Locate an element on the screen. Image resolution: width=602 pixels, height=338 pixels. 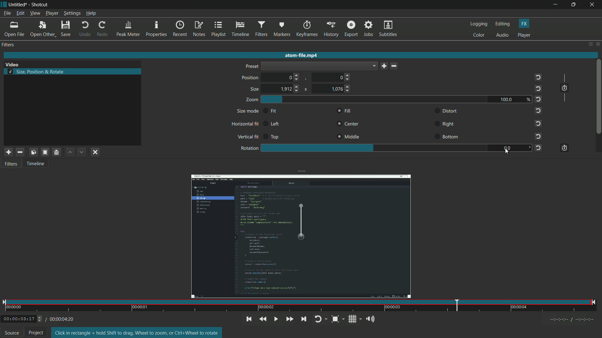
top is located at coordinates (274, 138).